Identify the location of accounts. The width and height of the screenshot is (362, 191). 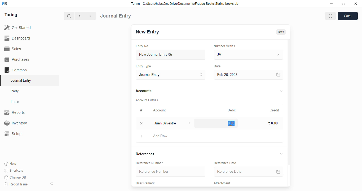
(144, 91).